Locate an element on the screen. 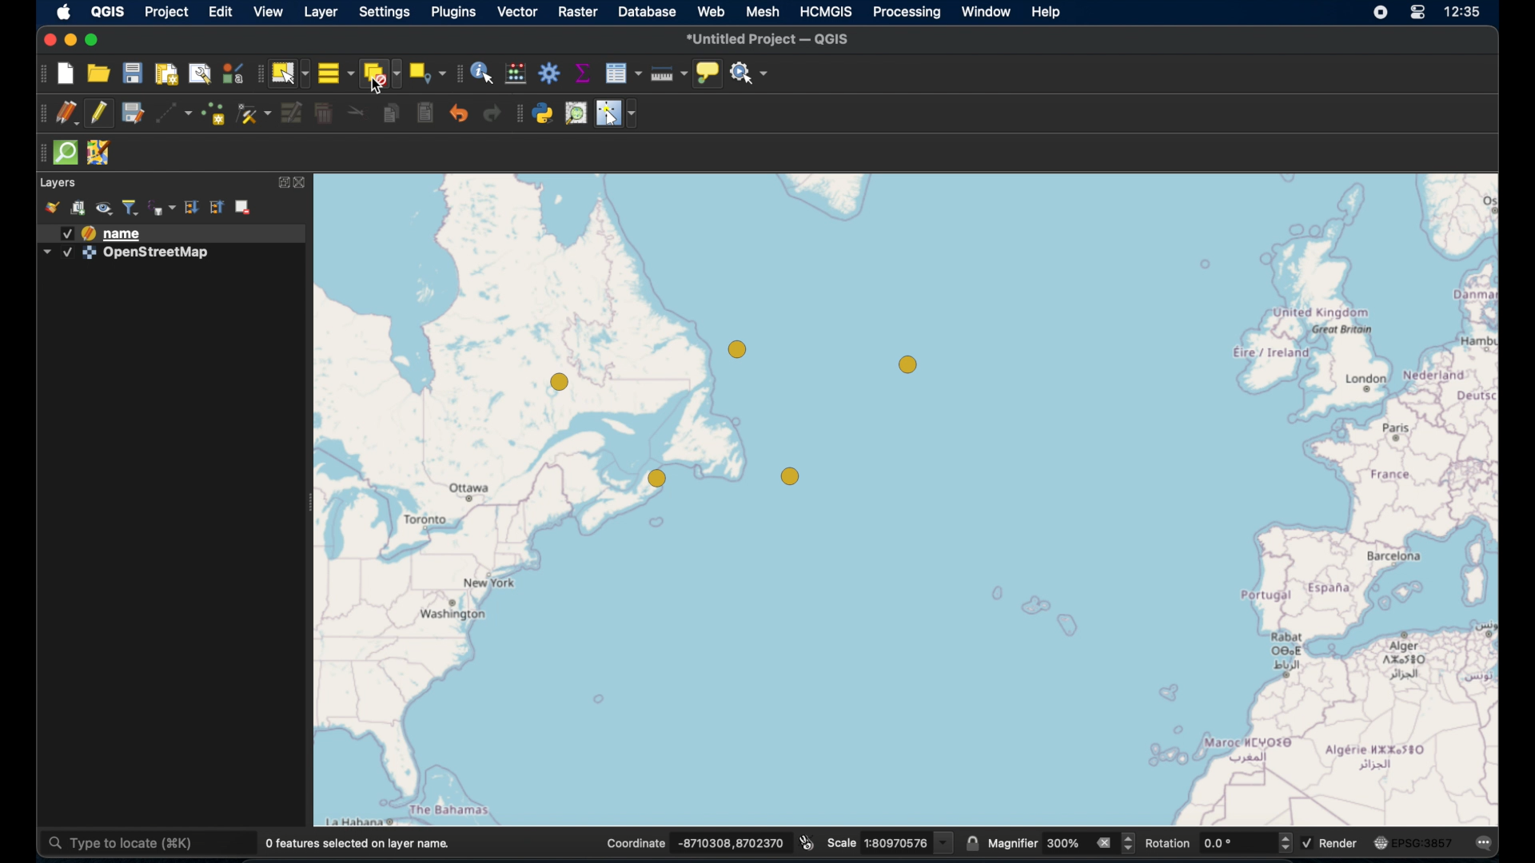  Magnifier value is located at coordinates (1064, 843).